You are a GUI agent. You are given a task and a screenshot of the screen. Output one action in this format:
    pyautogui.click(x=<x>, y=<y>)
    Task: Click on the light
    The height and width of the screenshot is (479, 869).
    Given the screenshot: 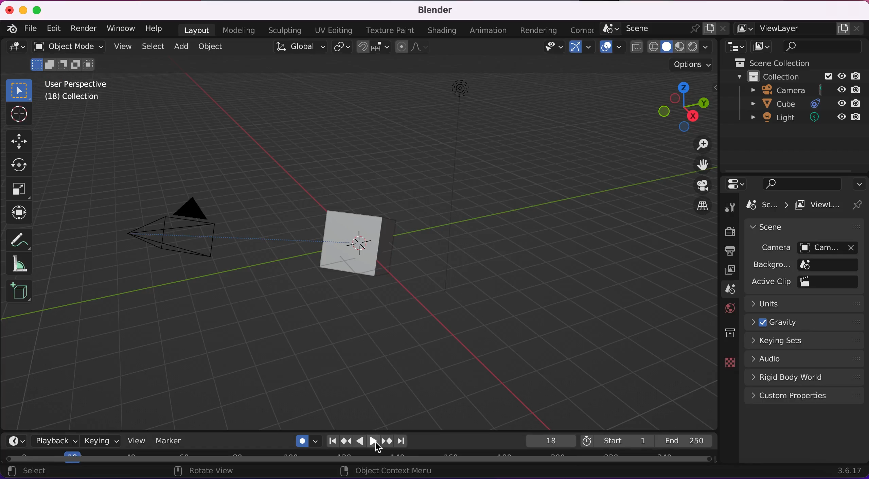 What is the action you would take?
    pyautogui.click(x=798, y=120)
    